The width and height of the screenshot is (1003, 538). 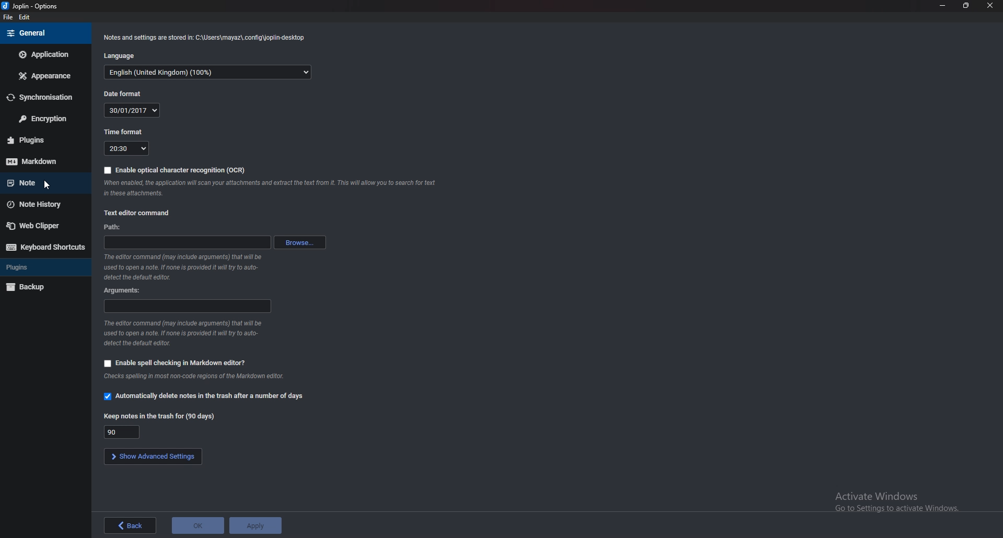 What do you see at coordinates (10, 19) in the screenshot?
I see `file` at bounding box center [10, 19].